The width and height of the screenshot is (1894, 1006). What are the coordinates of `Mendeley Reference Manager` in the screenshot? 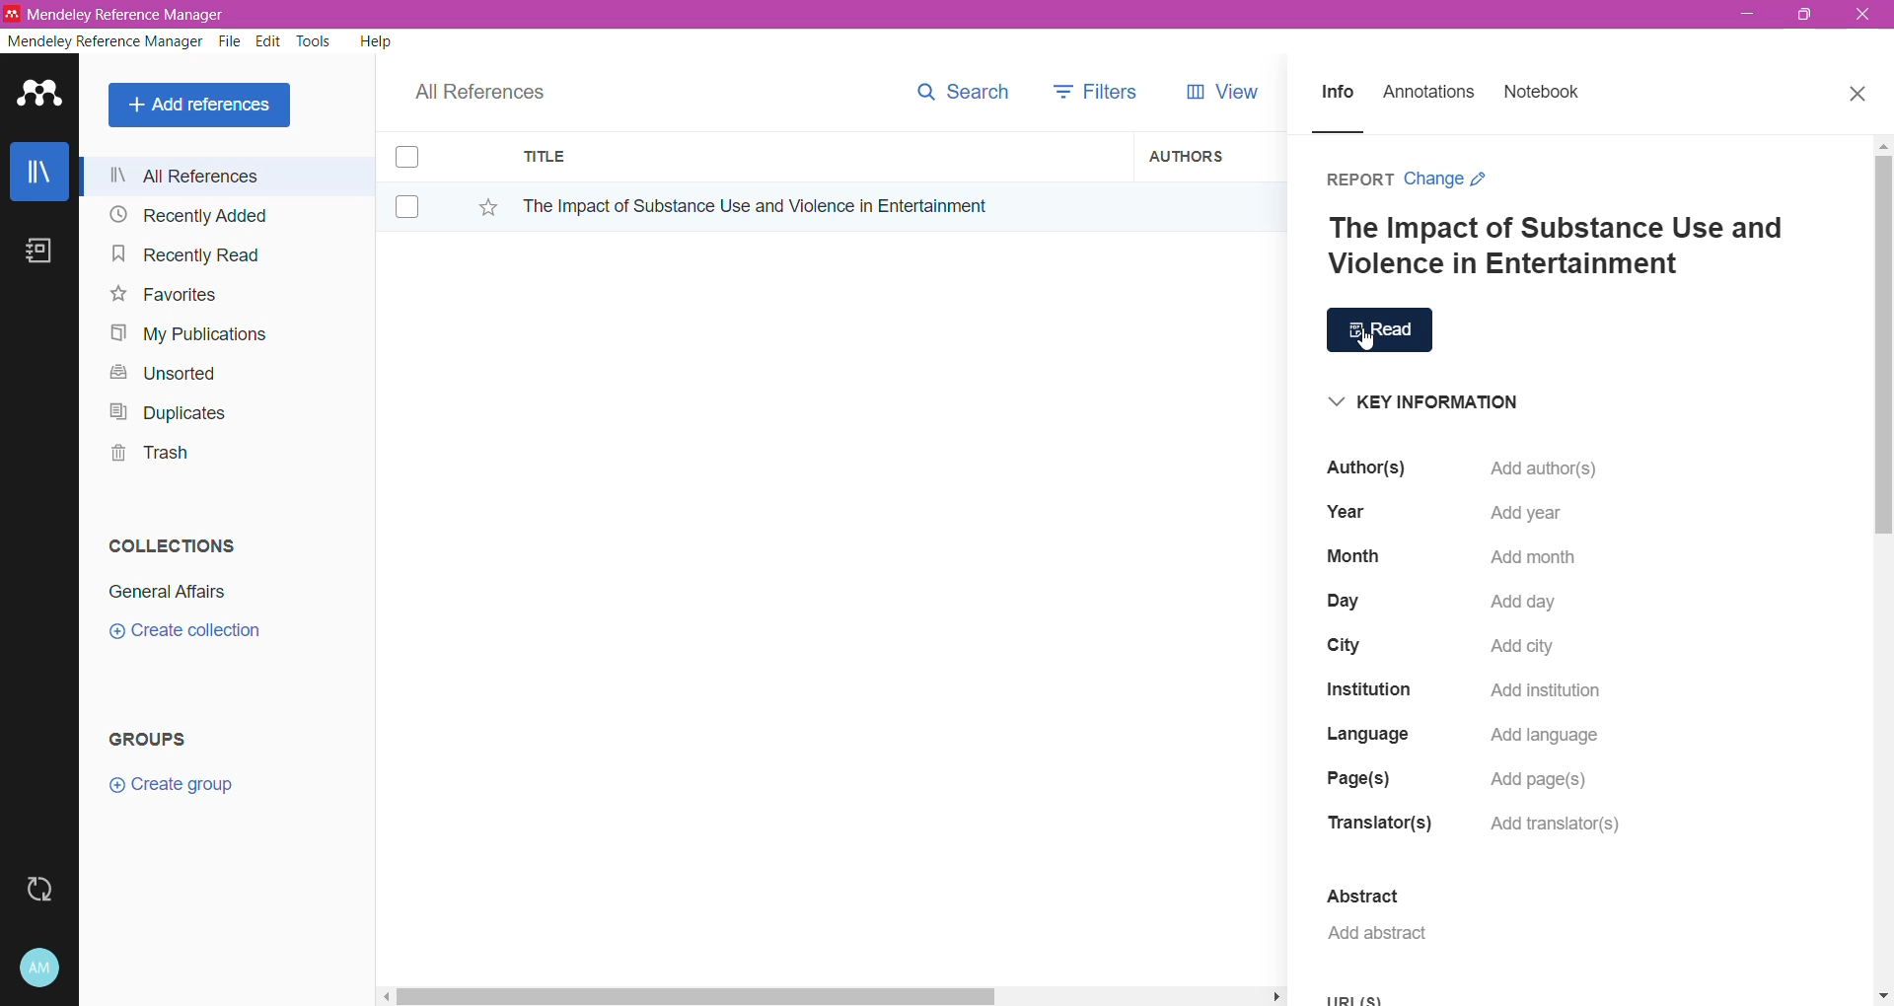 It's located at (107, 39).